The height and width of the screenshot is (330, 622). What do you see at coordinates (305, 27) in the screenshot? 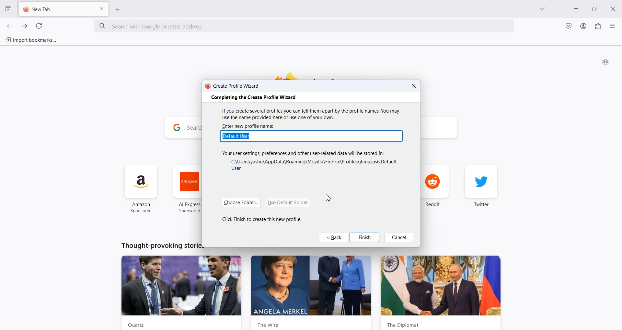
I see `Search bar` at bounding box center [305, 27].